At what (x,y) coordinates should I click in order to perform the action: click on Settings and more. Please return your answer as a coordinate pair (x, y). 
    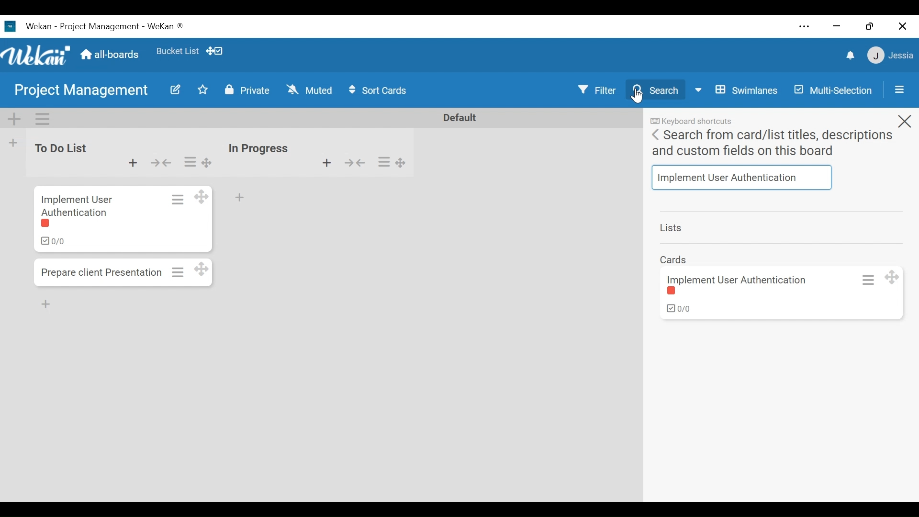
    Looking at the image, I should click on (805, 27).